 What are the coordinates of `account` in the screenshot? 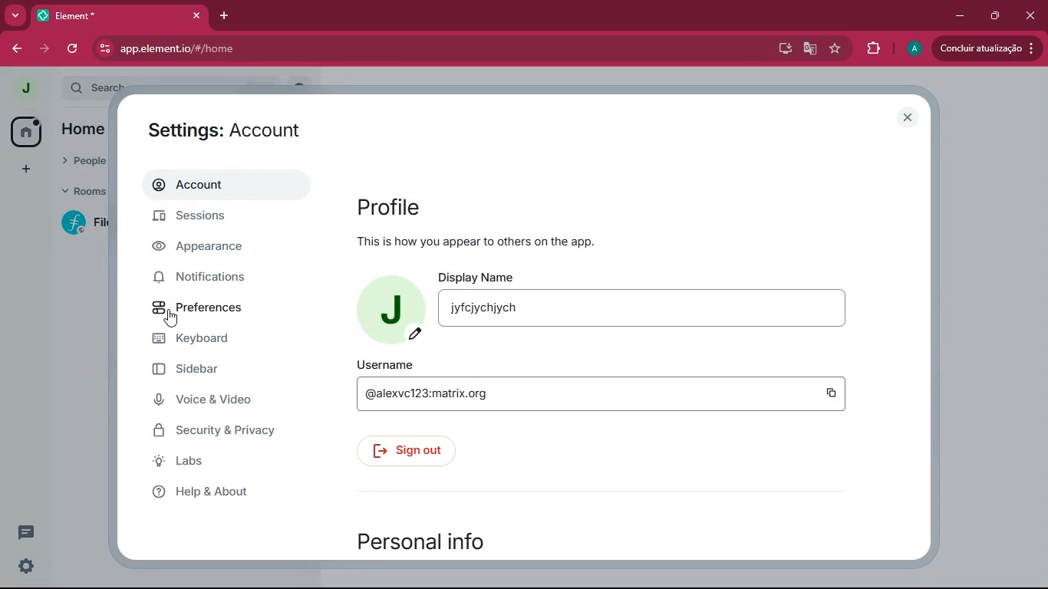 It's located at (224, 184).